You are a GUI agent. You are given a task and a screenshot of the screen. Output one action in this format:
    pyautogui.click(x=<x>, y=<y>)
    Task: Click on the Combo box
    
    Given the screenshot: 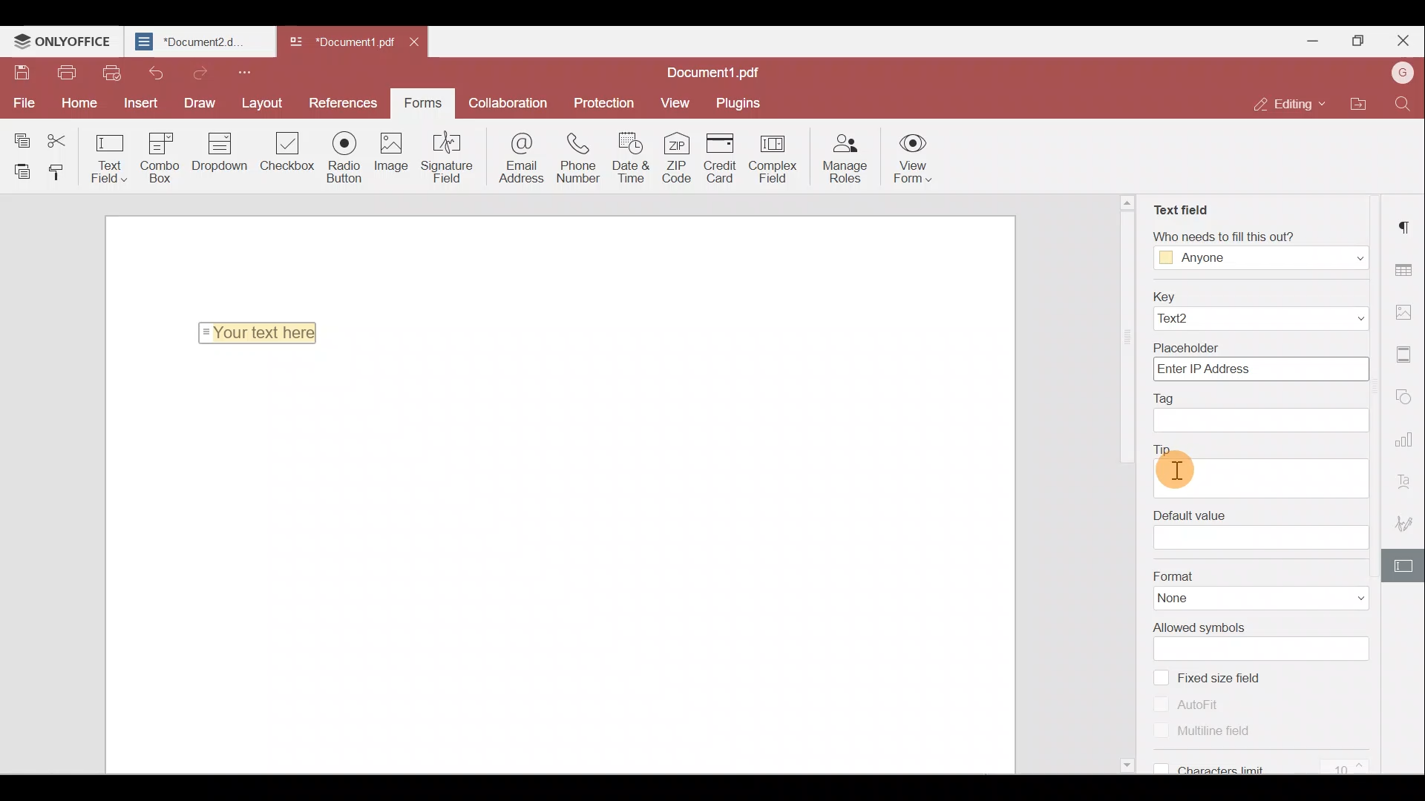 What is the action you would take?
    pyautogui.click(x=164, y=155)
    